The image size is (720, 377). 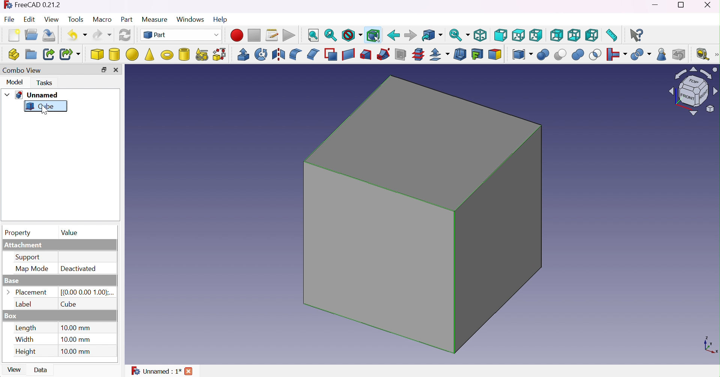 What do you see at coordinates (31, 259) in the screenshot?
I see `Support` at bounding box center [31, 259].